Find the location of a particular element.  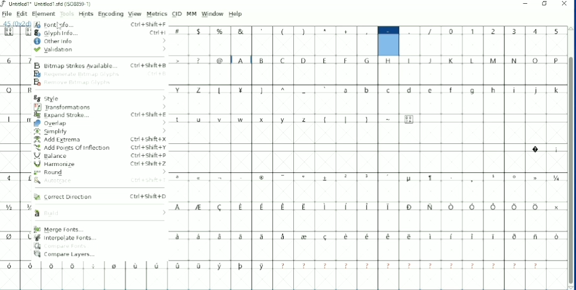

Expand Stroke is located at coordinates (100, 116).